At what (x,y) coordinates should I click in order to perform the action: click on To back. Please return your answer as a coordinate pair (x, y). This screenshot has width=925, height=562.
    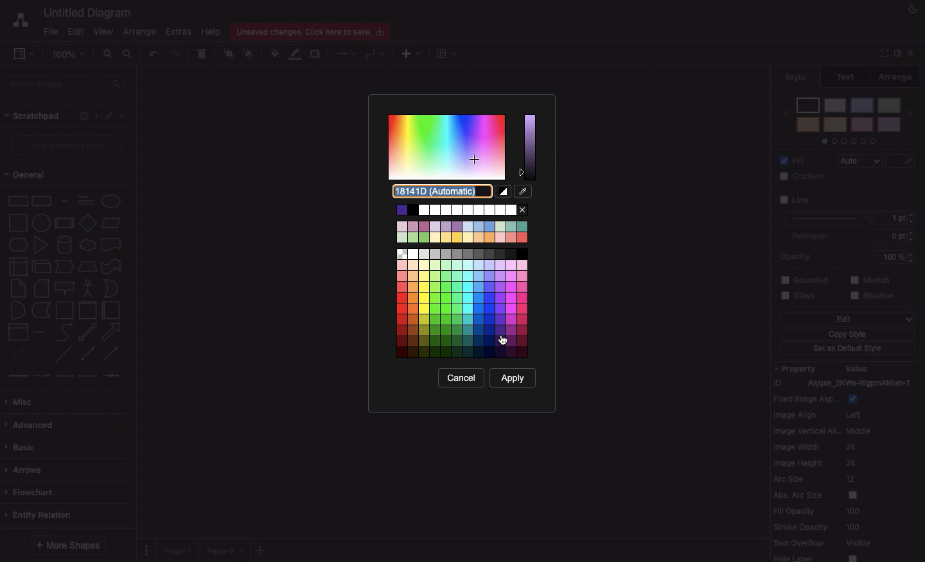
    Looking at the image, I should click on (251, 53).